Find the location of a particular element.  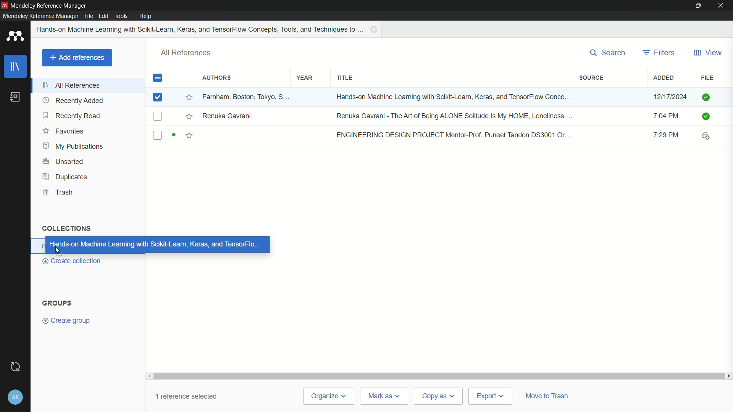

copy as is located at coordinates (437, 396).